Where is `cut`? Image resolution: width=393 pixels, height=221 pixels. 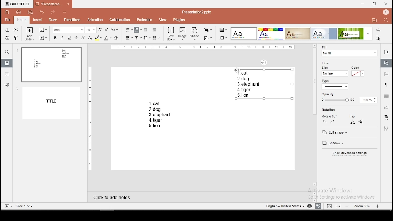
cut is located at coordinates (17, 29).